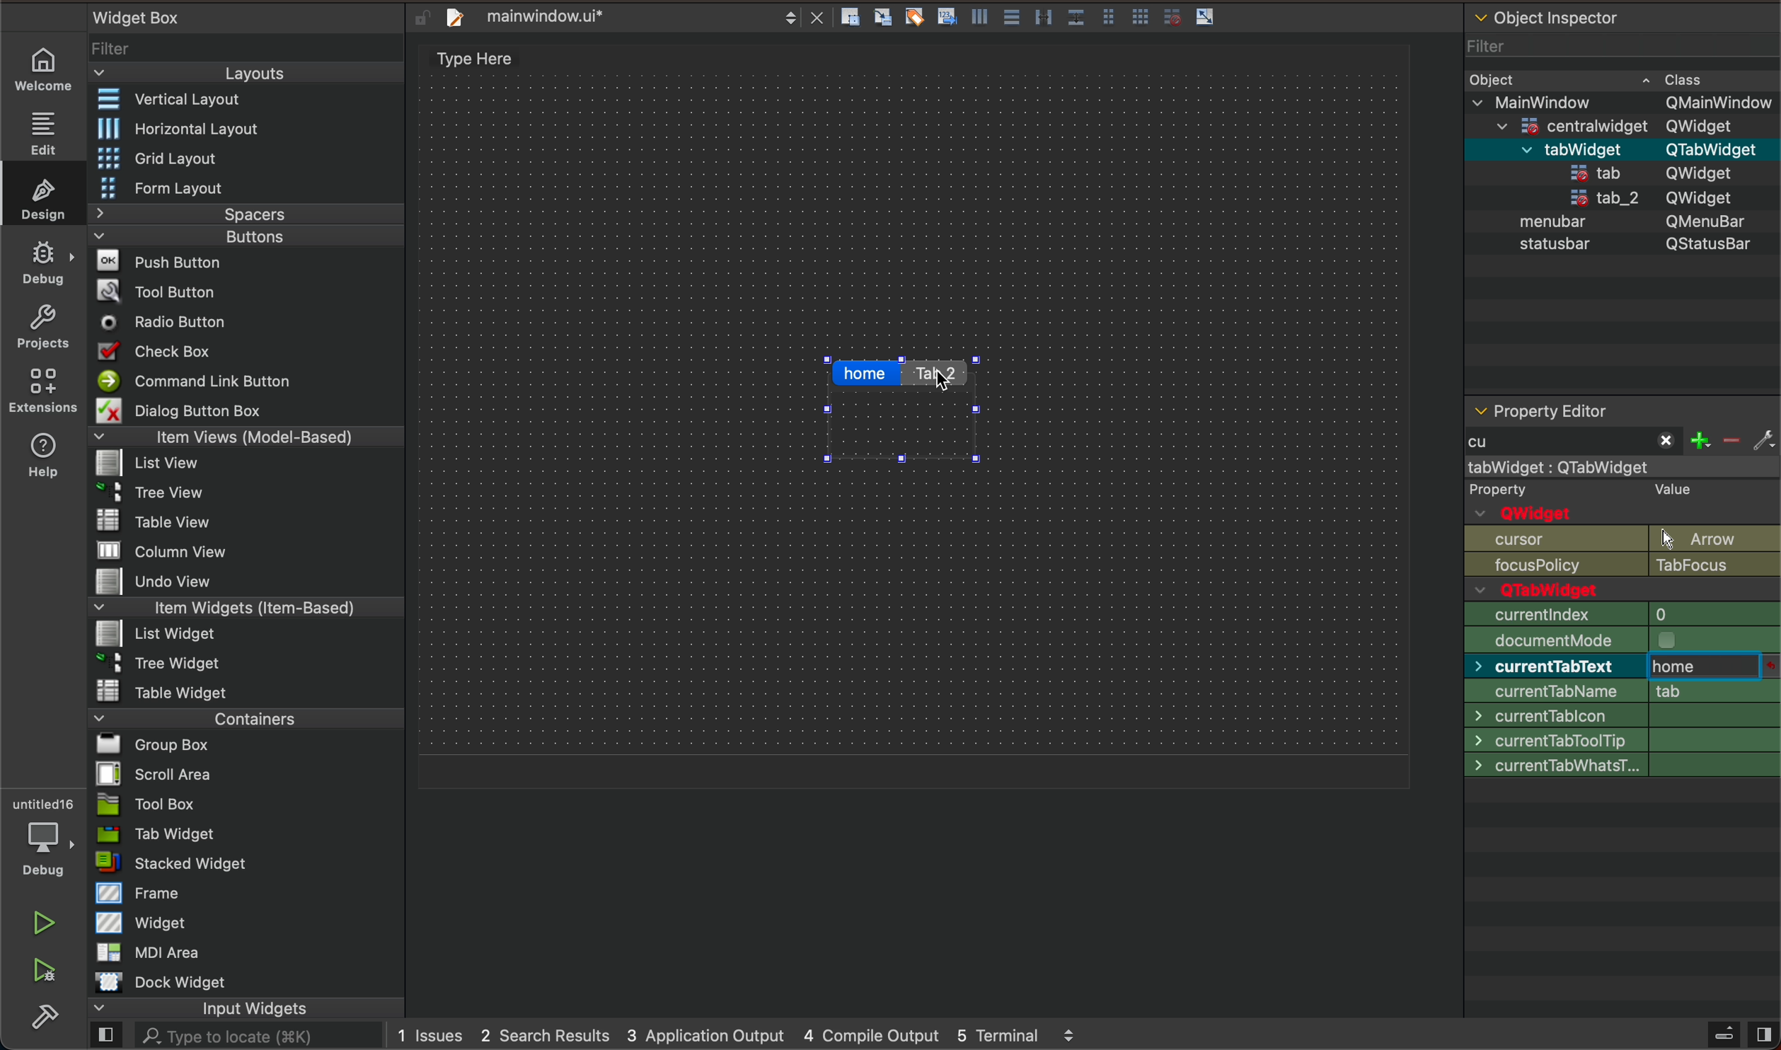  What do you see at coordinates (46, 388) in the screenshot?
I see `extensions` at bounding box center [46, 388].